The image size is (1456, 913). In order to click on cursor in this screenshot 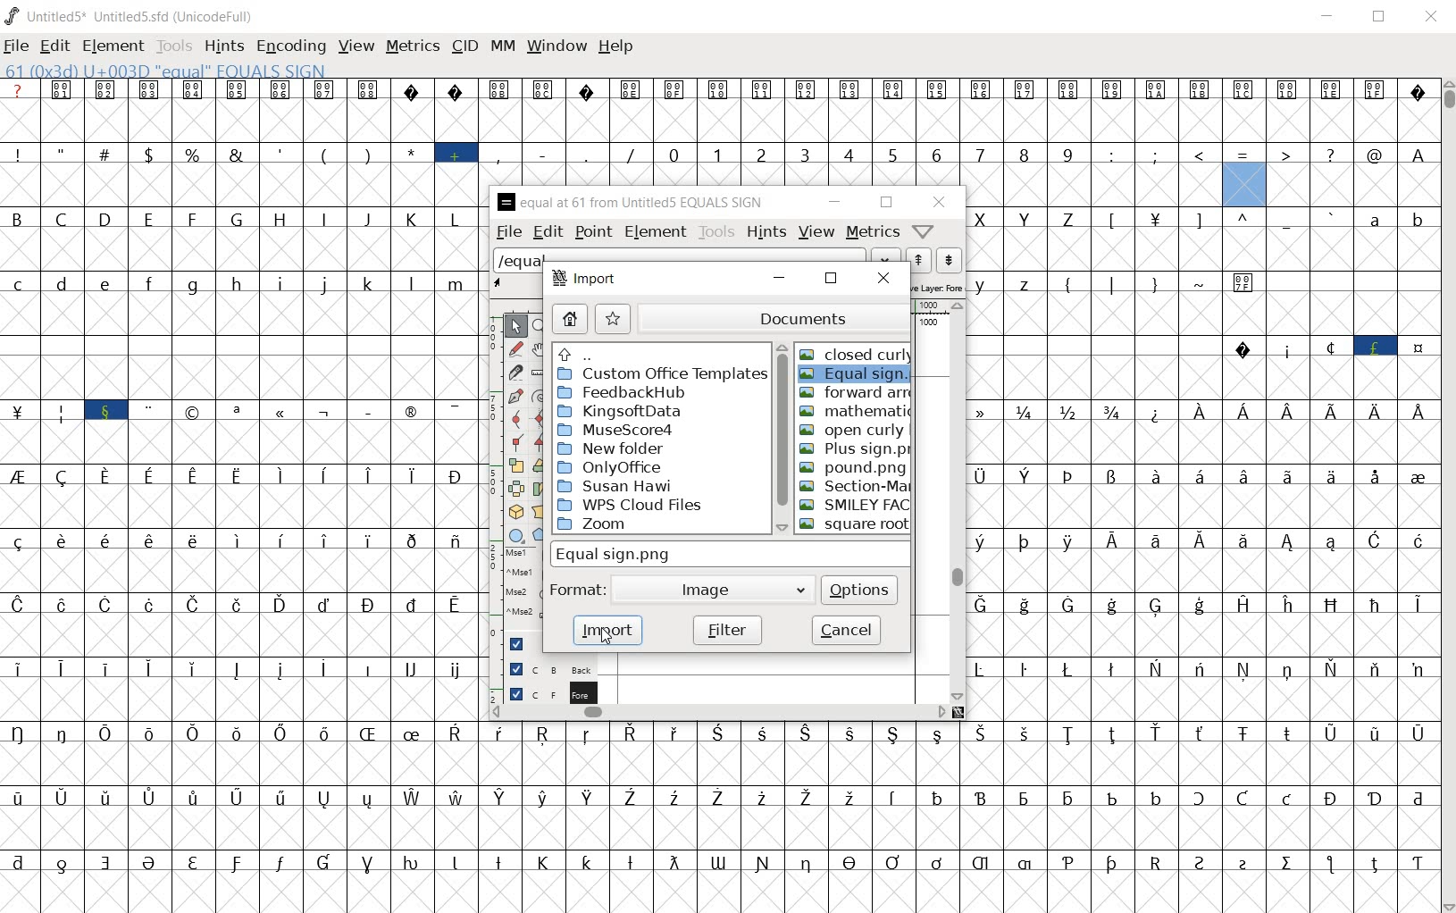, I will do `click(608, 634)`.